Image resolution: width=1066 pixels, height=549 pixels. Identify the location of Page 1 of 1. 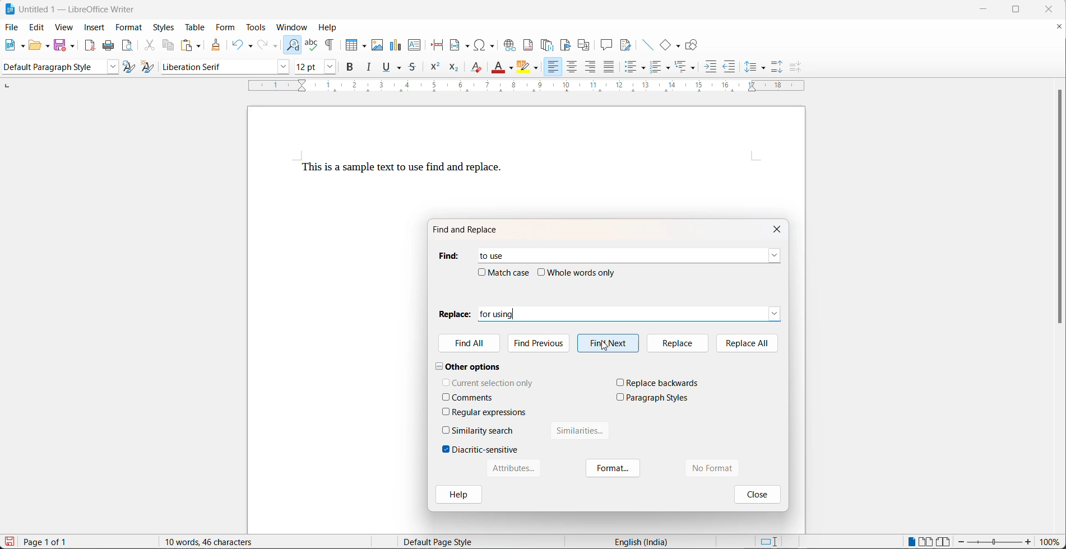
(49, 542).